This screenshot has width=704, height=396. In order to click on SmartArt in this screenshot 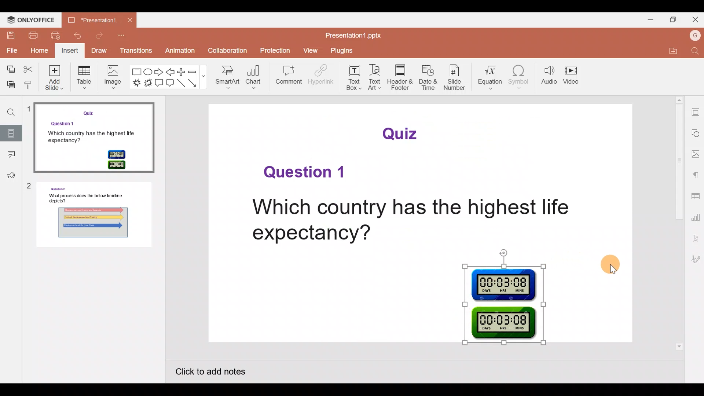, I will do `click(229, 77)`.